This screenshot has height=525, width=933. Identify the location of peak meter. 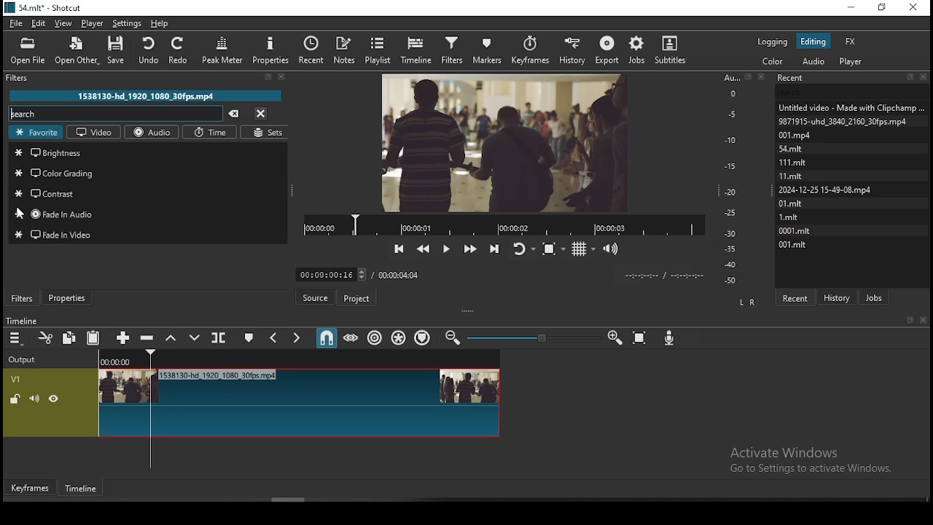
(224, 53).